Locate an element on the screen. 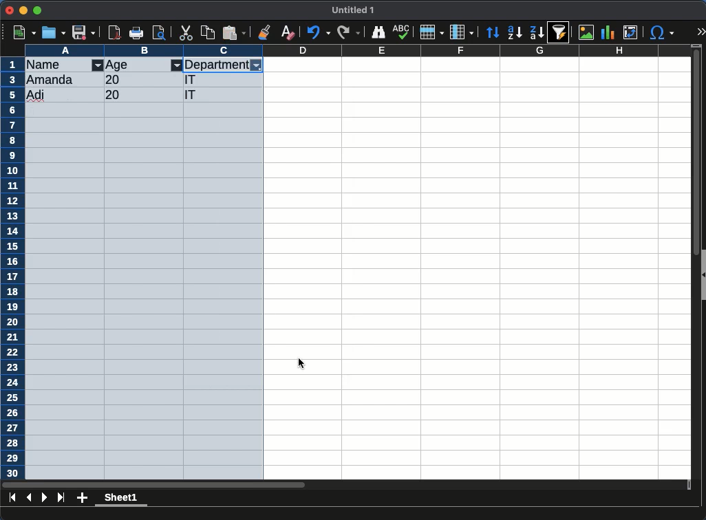 Image resolution: width=706 pixels, height=520 pixels. cut is located at coordinates (186, 32).